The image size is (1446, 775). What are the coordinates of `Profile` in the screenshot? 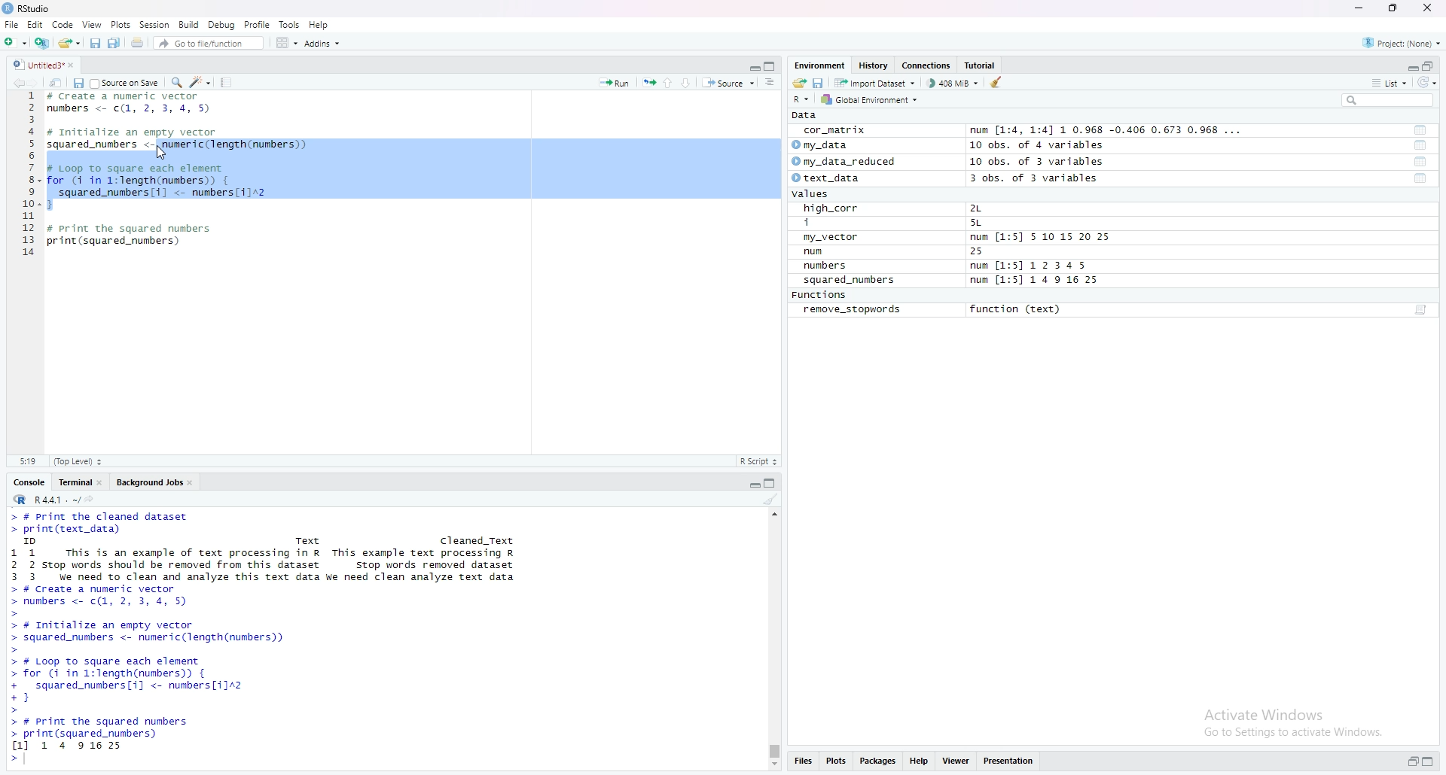 It's located at (258, 24).